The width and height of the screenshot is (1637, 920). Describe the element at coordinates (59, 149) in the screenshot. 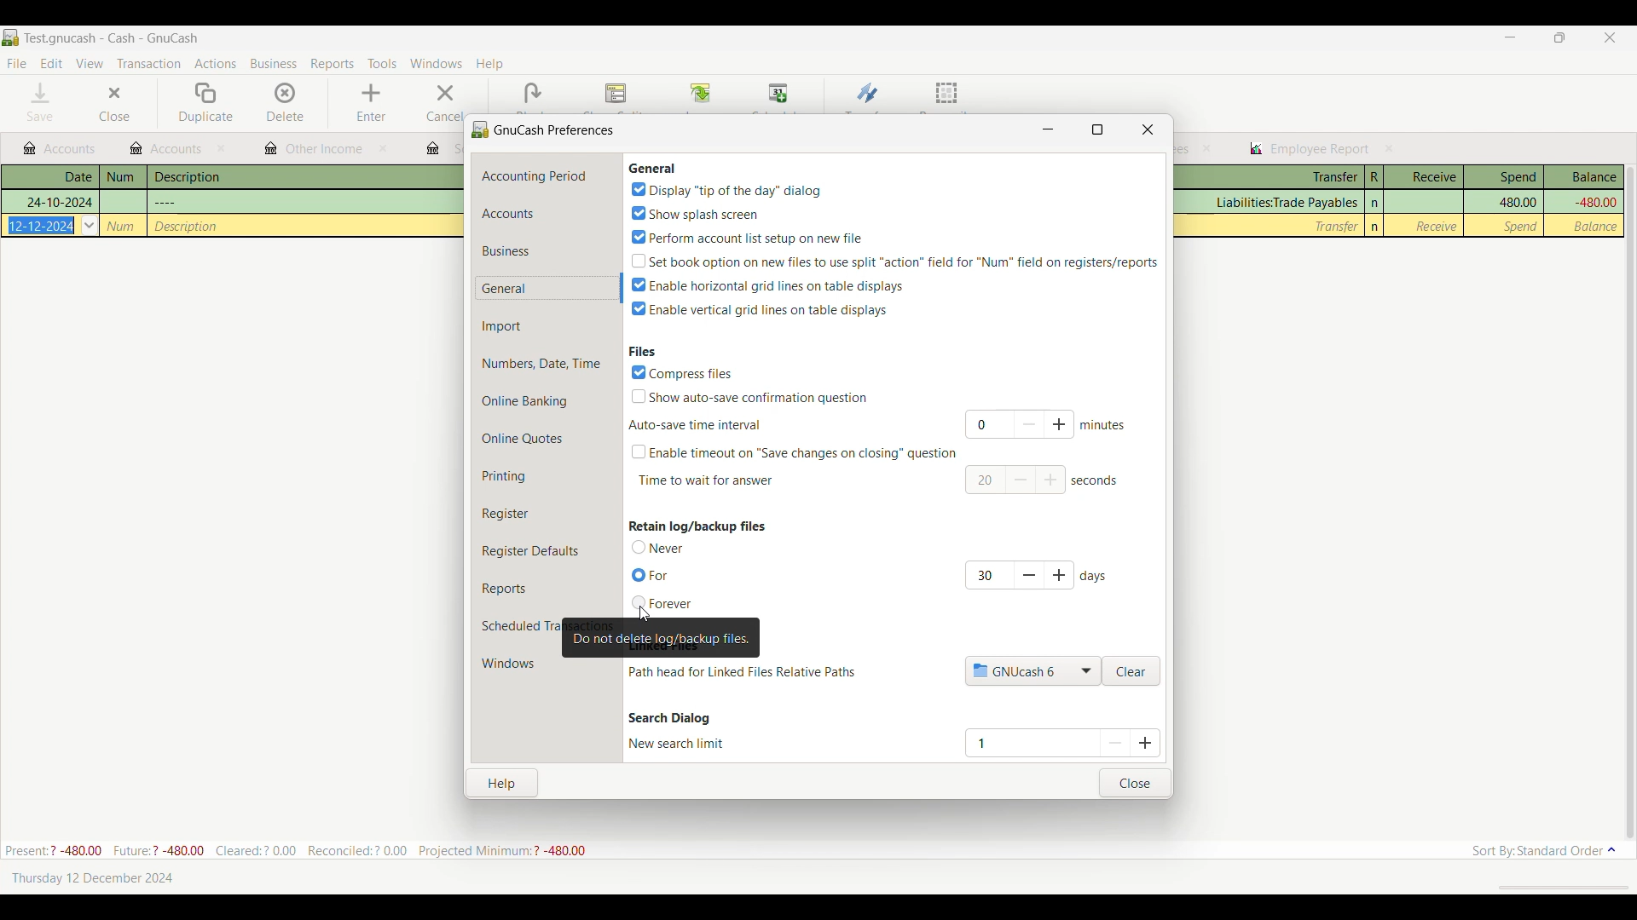

I see `Other budgets and reports` at that location.